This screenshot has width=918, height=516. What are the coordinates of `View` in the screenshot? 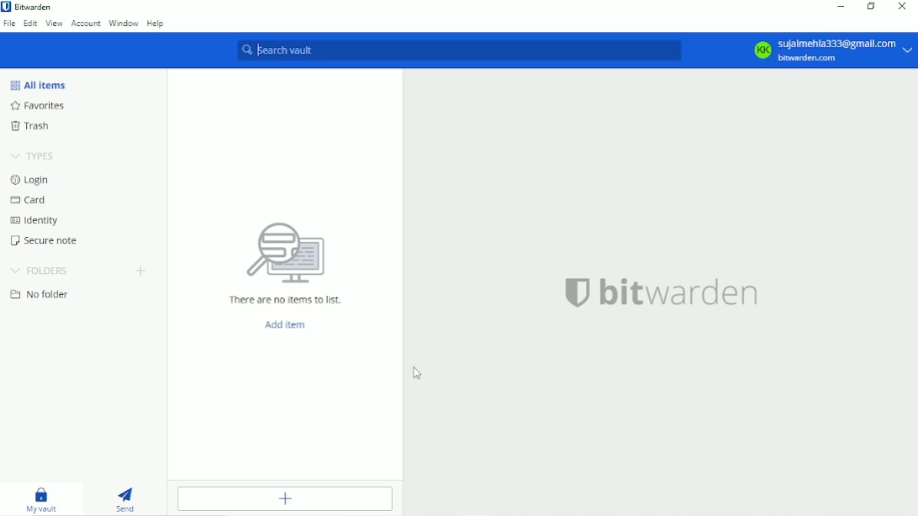 It's located at (54, 24).